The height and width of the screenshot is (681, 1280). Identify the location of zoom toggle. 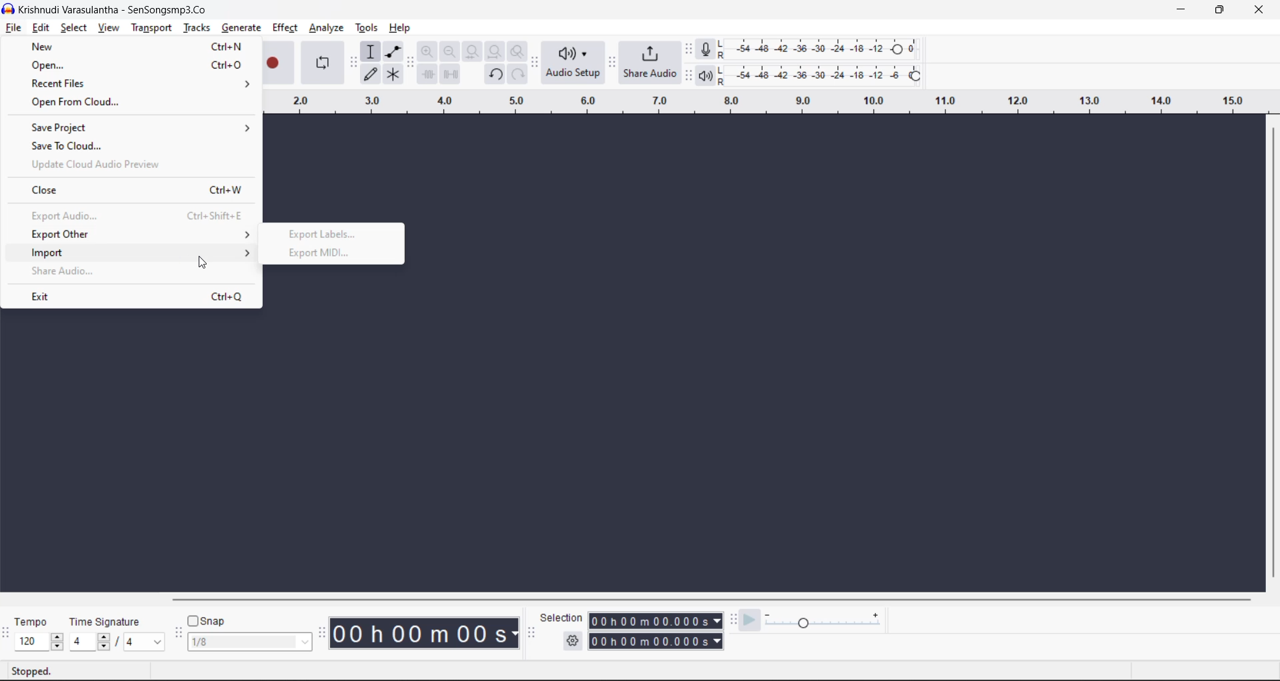
(520, 52).